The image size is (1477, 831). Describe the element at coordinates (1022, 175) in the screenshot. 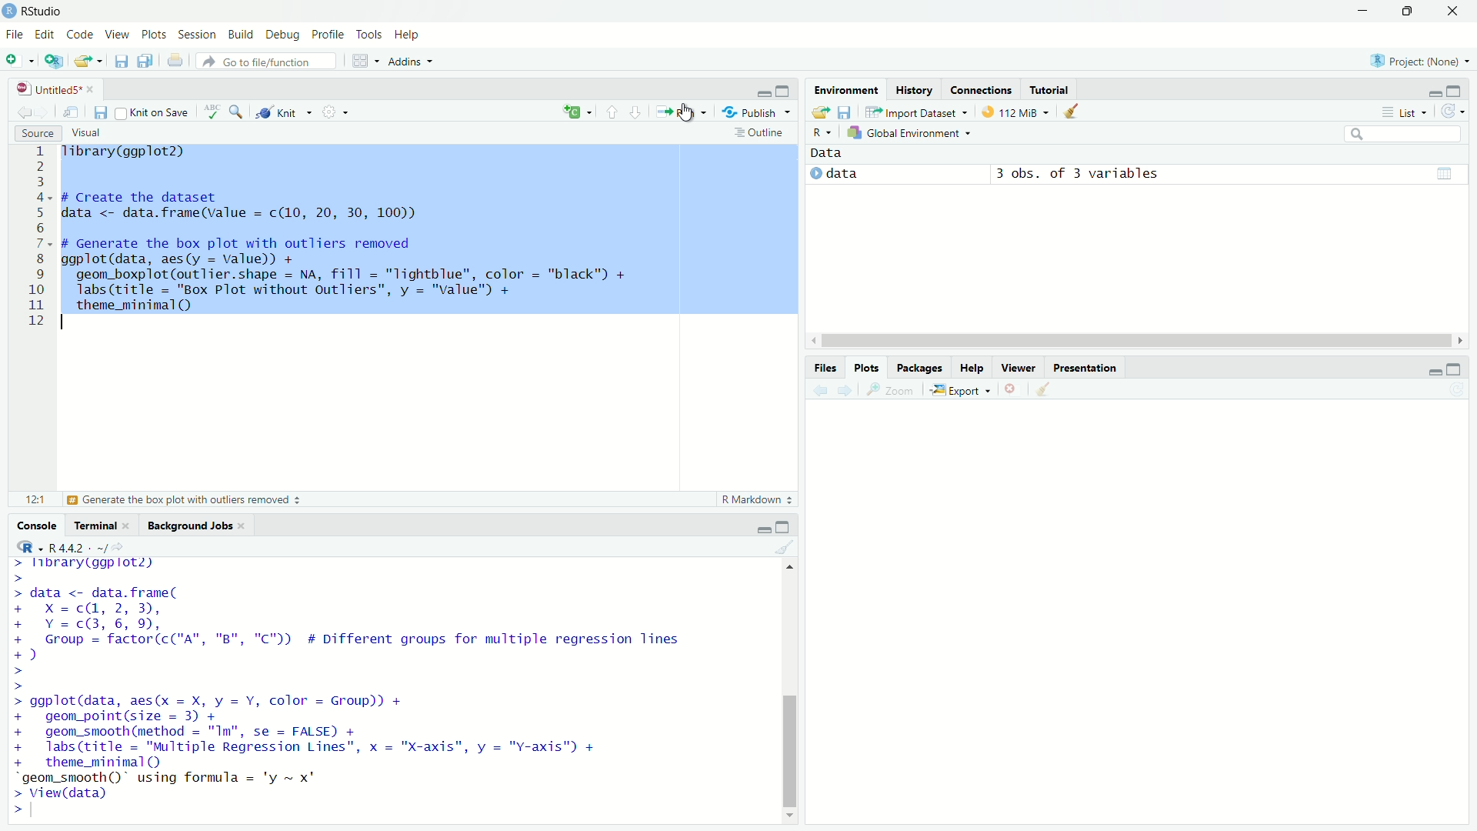

I see `© data 3 obs. of 3 variables` at that location.